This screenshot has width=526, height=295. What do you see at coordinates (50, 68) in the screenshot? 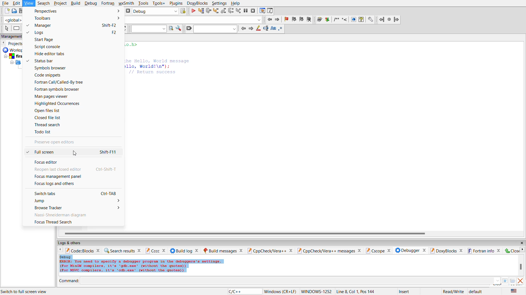
I see `symbols browser` at bounding box center [50, 68].